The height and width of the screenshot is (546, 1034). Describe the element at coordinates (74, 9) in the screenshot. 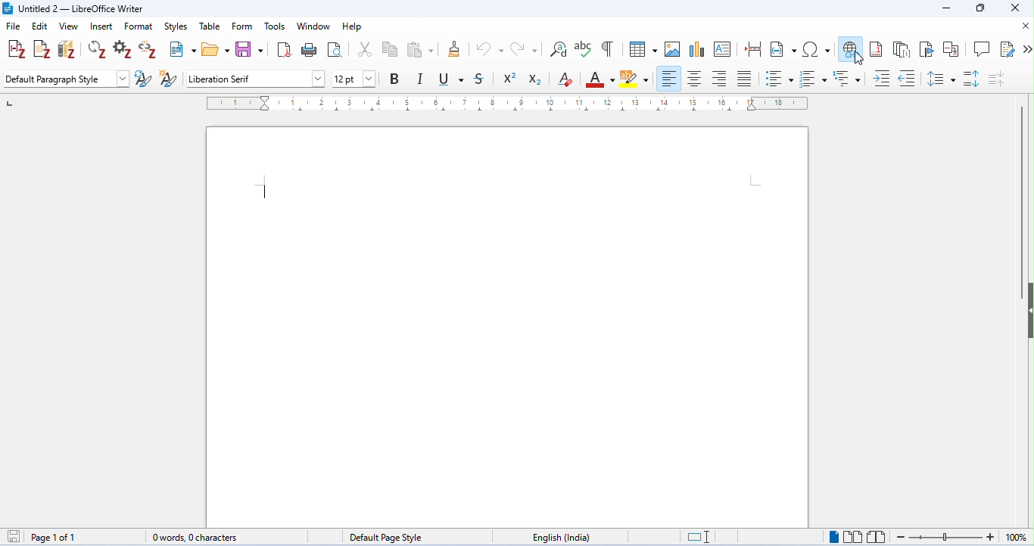

I see `title` at that location.